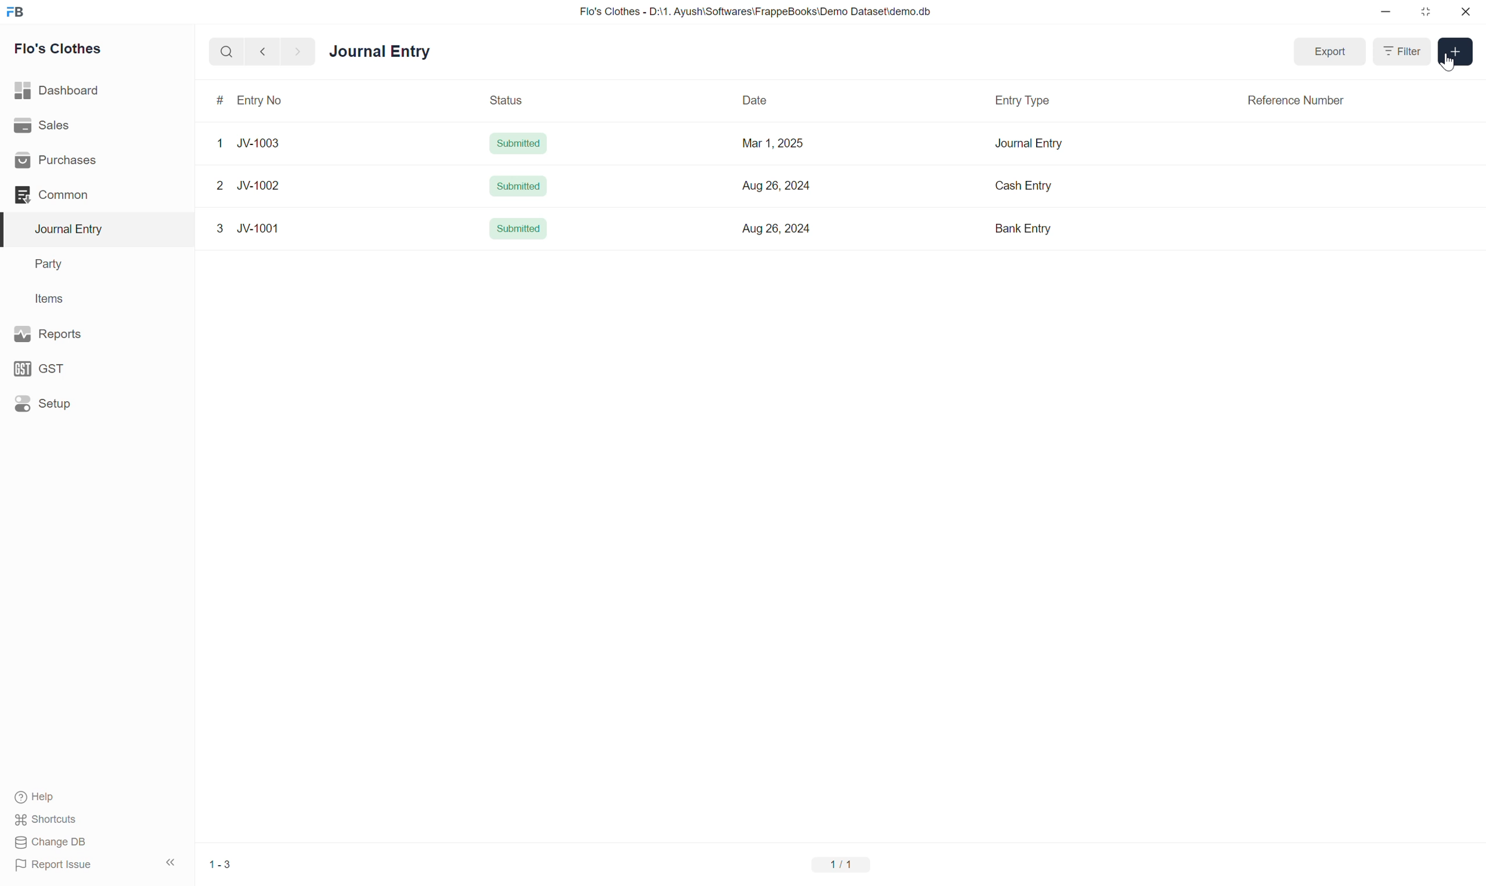 The height and width of the screenshot is (886, 1486). I want to click on Setup, so click(43, 403).